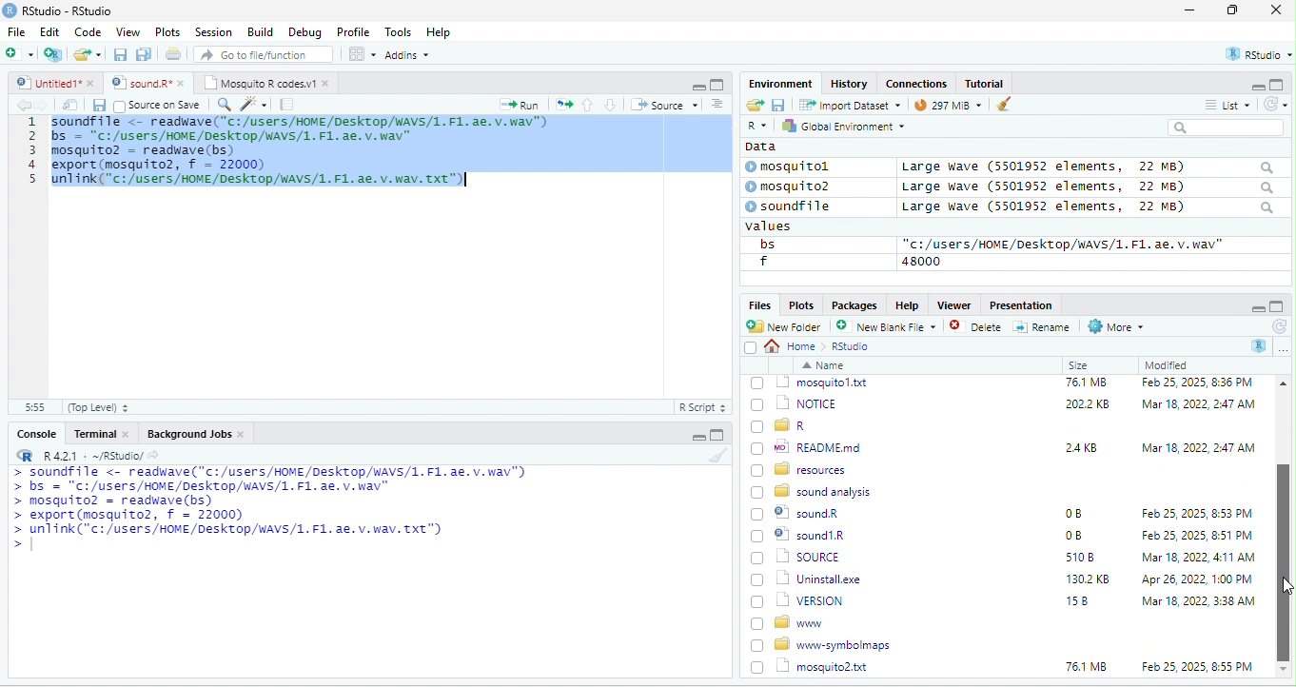 Image resolution: width=1296 pixels, height=687 pixels. Describe the element at coordinates (918, 82) in the screenshot. I see `clases` at that location.